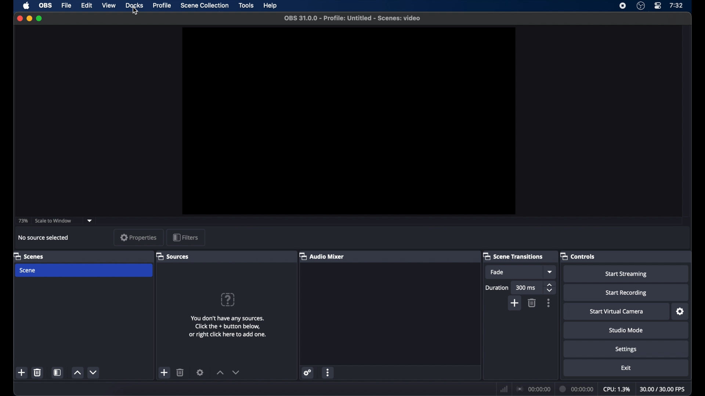  Describe the element at coordinates (623, 6) in the screenshot. I see `screen recorder icon` at that location.